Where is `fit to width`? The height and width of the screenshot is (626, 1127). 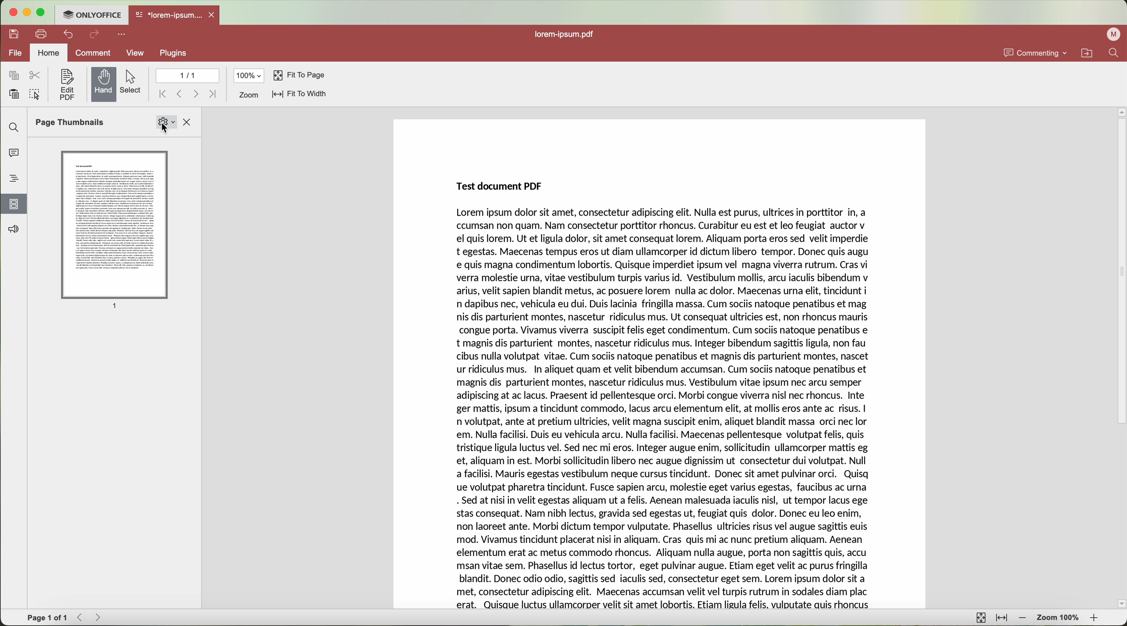 fit to width is located at coordinates (1003, 619).